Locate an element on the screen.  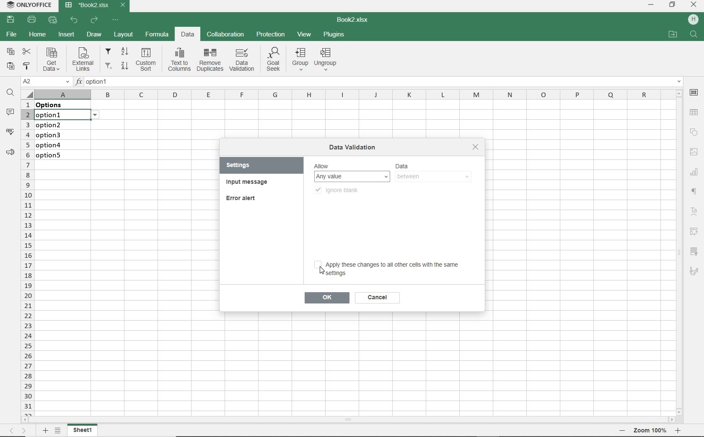
HP is located at coordinates (694, 20).